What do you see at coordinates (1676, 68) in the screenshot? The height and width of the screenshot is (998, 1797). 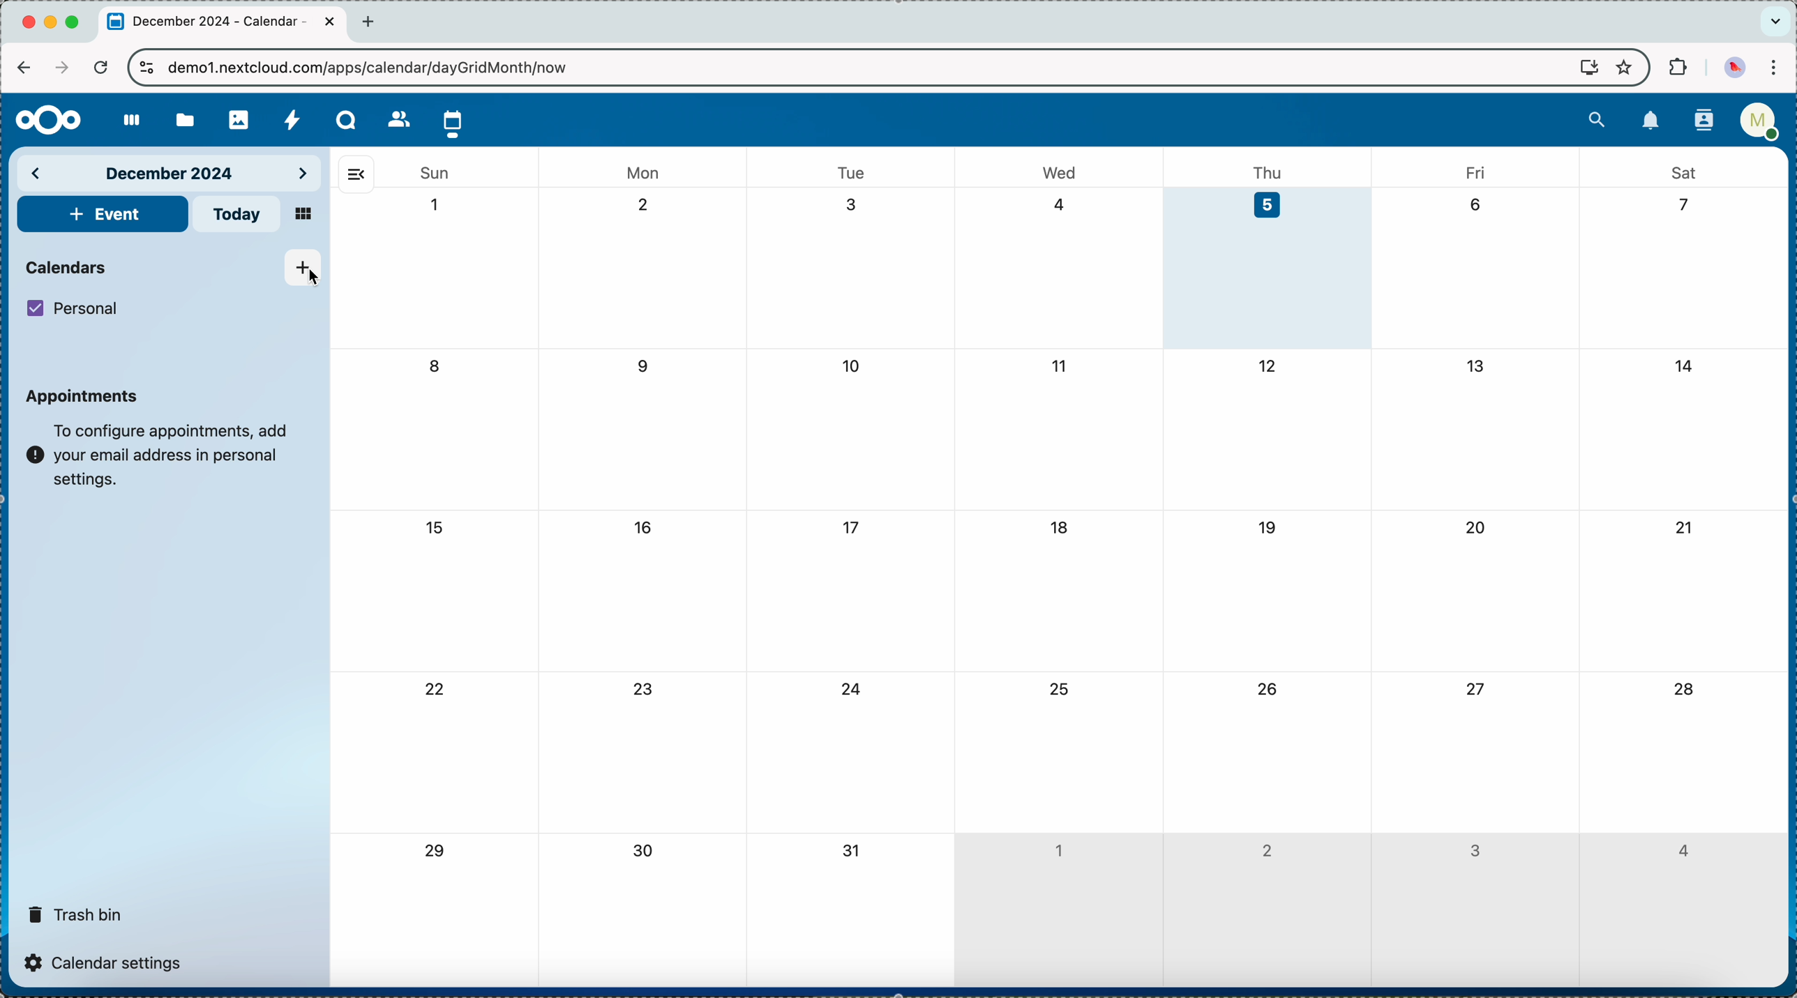 I see `extensions` at bounding box center [1676, 68].